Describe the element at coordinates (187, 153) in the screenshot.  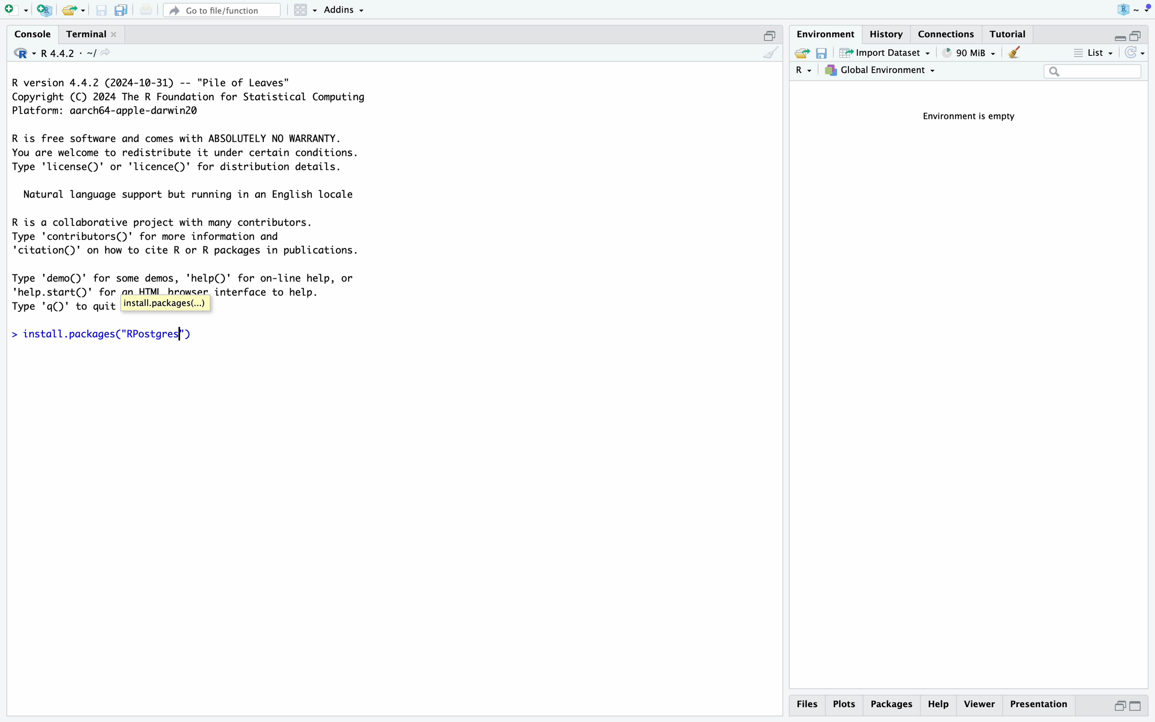
I see `description of R and license` at that location.